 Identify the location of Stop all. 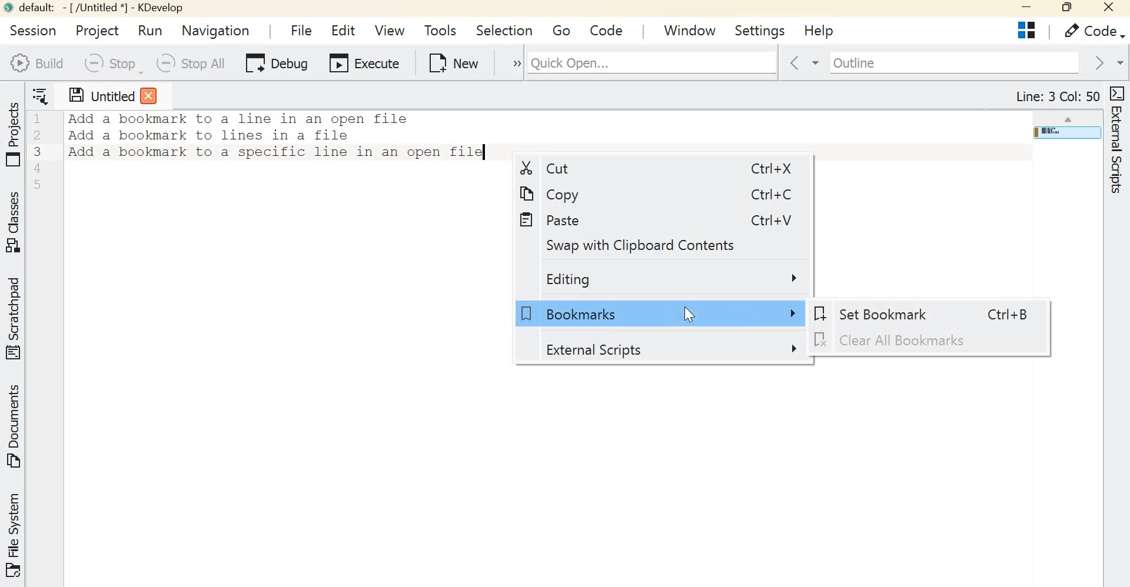
(193, 62).